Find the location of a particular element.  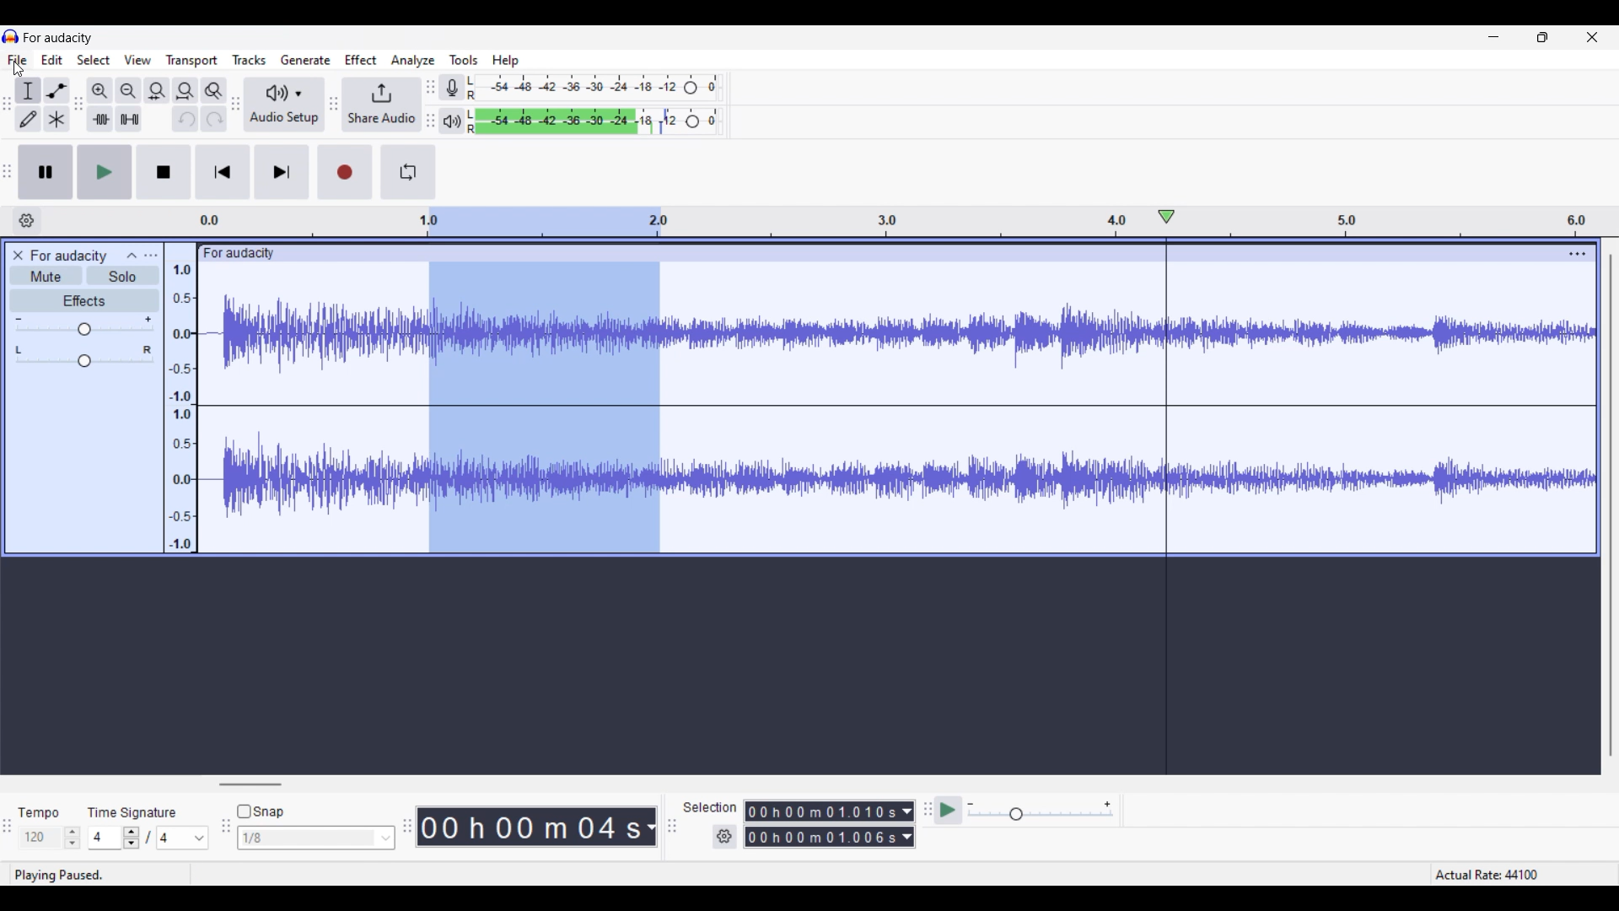

00 h 00 m 07 s is located at coordinates (530, 827).